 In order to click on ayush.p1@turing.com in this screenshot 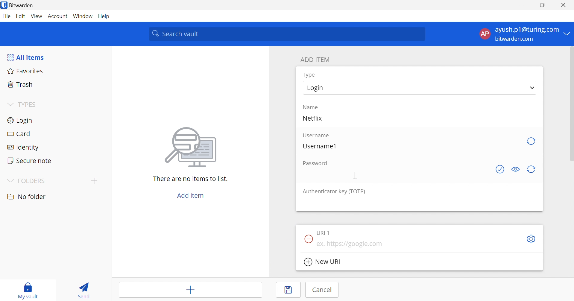, I will do `click(527, 29)`.